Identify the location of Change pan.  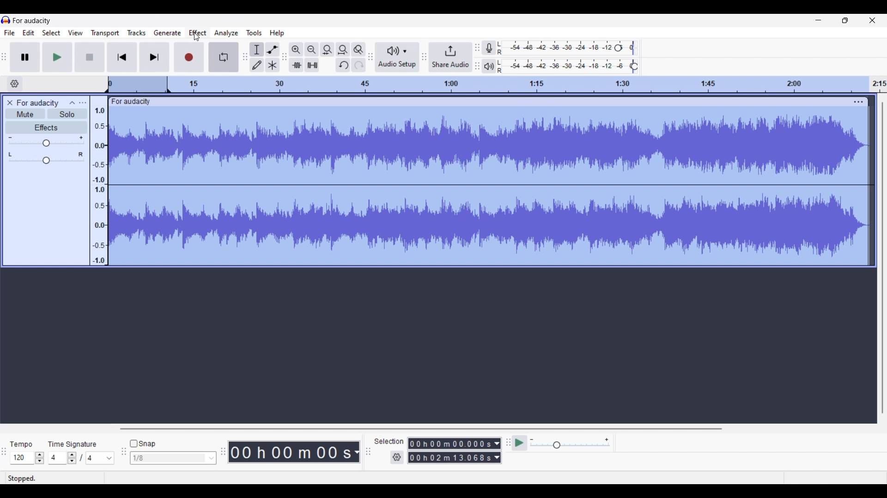
(46, 161).